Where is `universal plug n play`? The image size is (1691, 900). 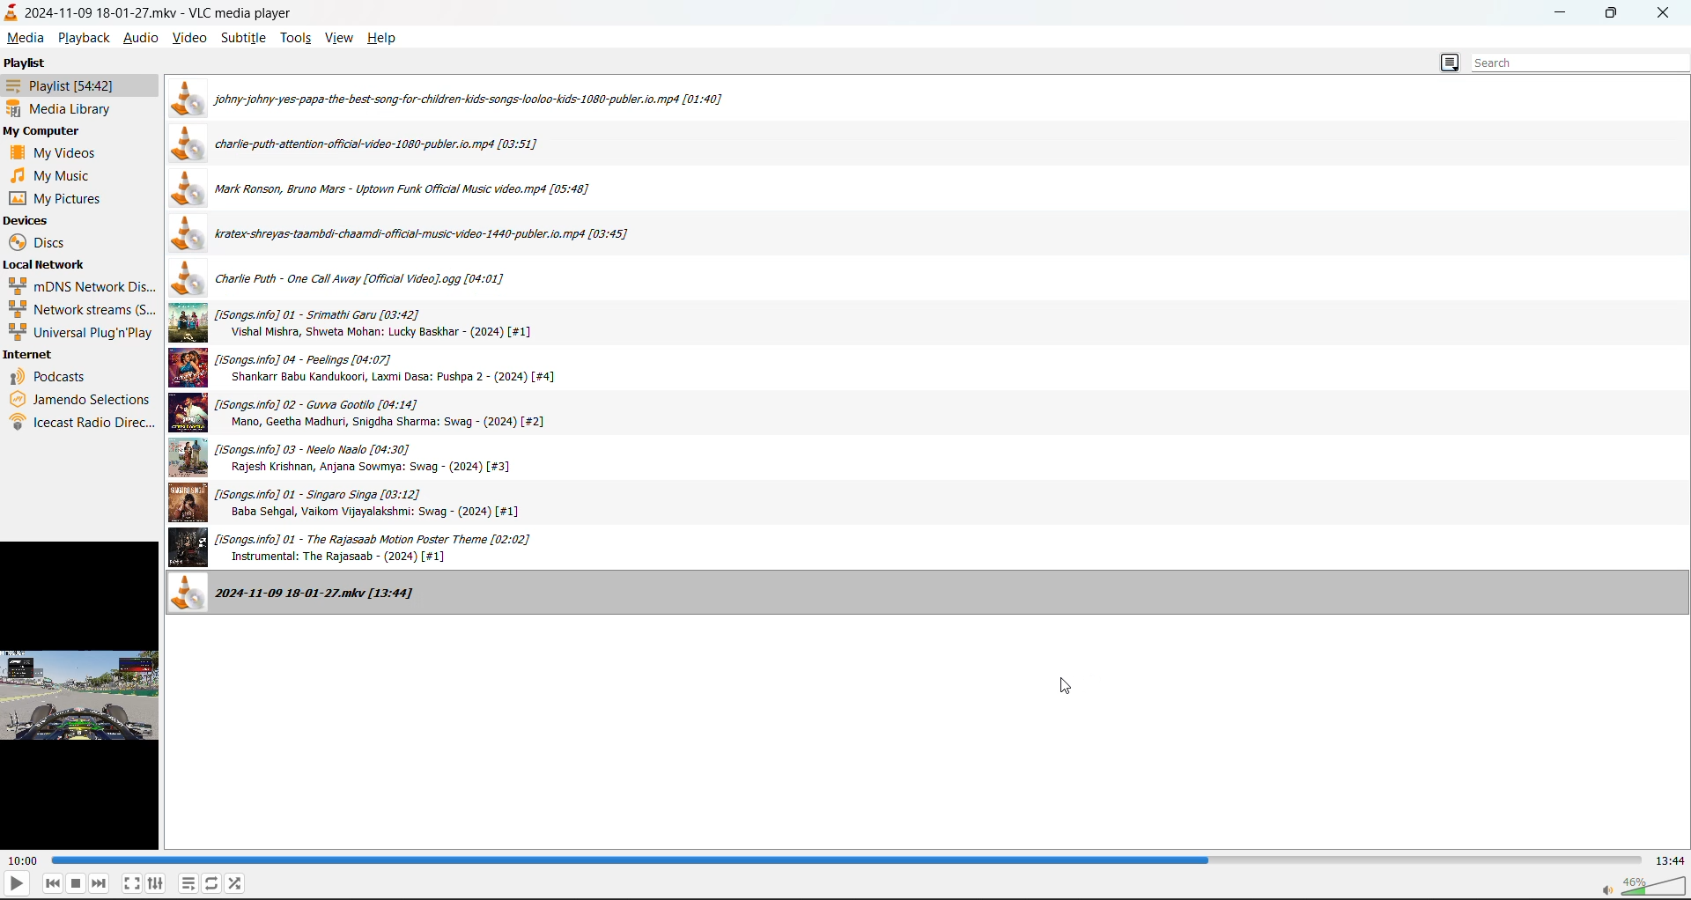
universal plug n play is located at coordinates (81, 332).